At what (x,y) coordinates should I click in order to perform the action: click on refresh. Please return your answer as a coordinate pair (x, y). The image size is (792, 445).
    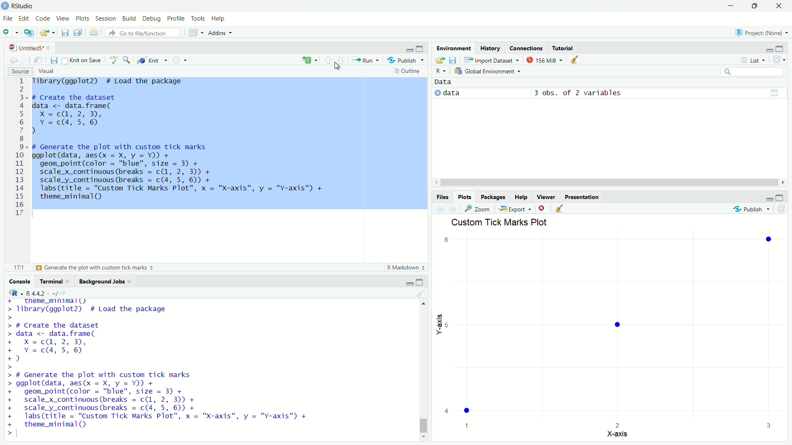
    Looking at the image, I should click on (782, 61).